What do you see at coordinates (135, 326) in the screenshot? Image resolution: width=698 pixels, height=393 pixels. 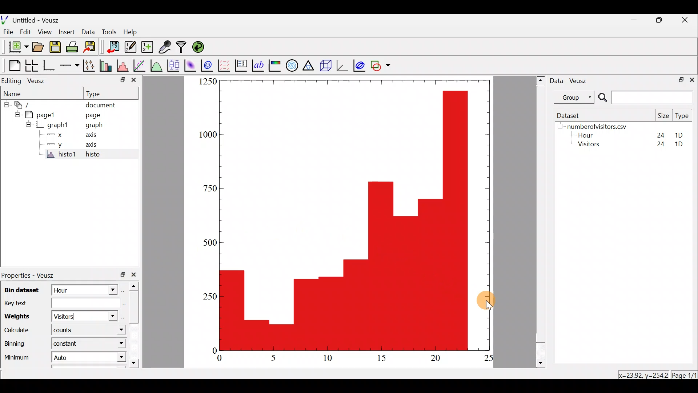 I see `scroll bar` at bounding box center [135, 326].